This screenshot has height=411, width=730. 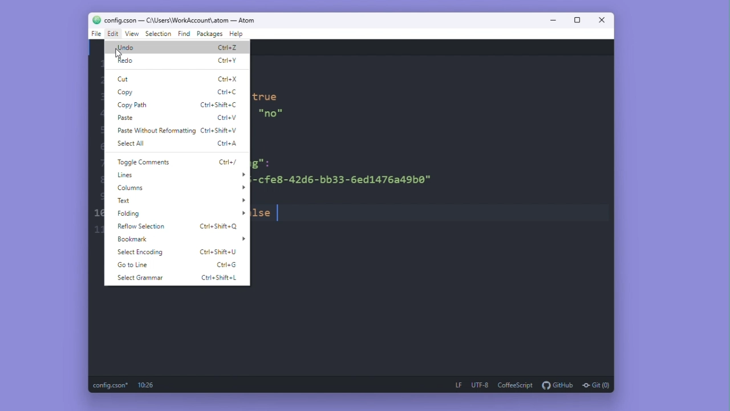 What do you see at coordinates (133, 34) in the screenshot?
I see `view` at bounding box center [133, 34].